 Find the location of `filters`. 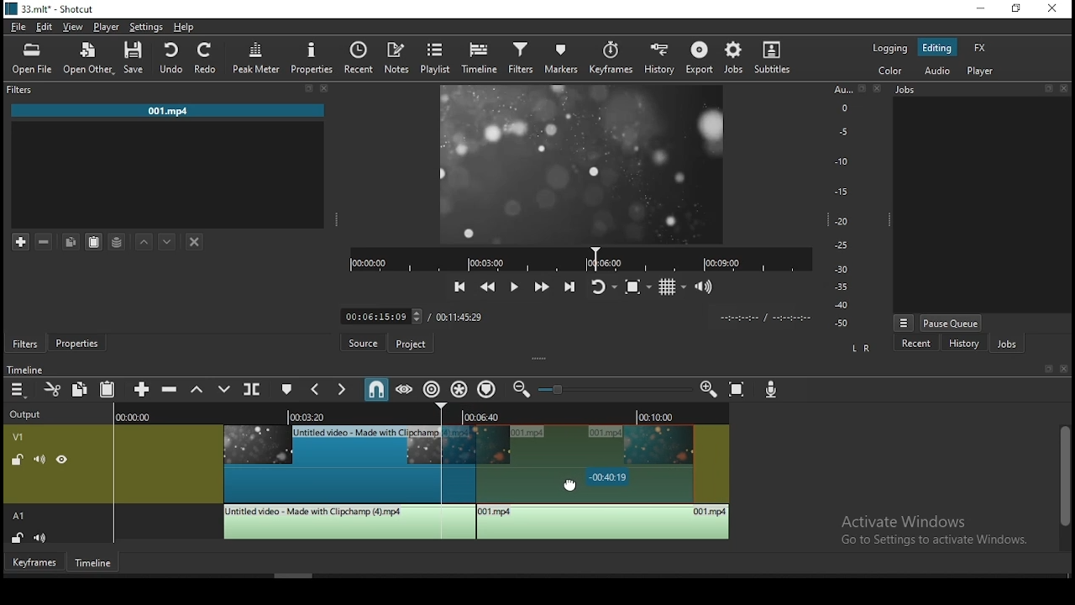

filters is located at coordinates (520, 59).